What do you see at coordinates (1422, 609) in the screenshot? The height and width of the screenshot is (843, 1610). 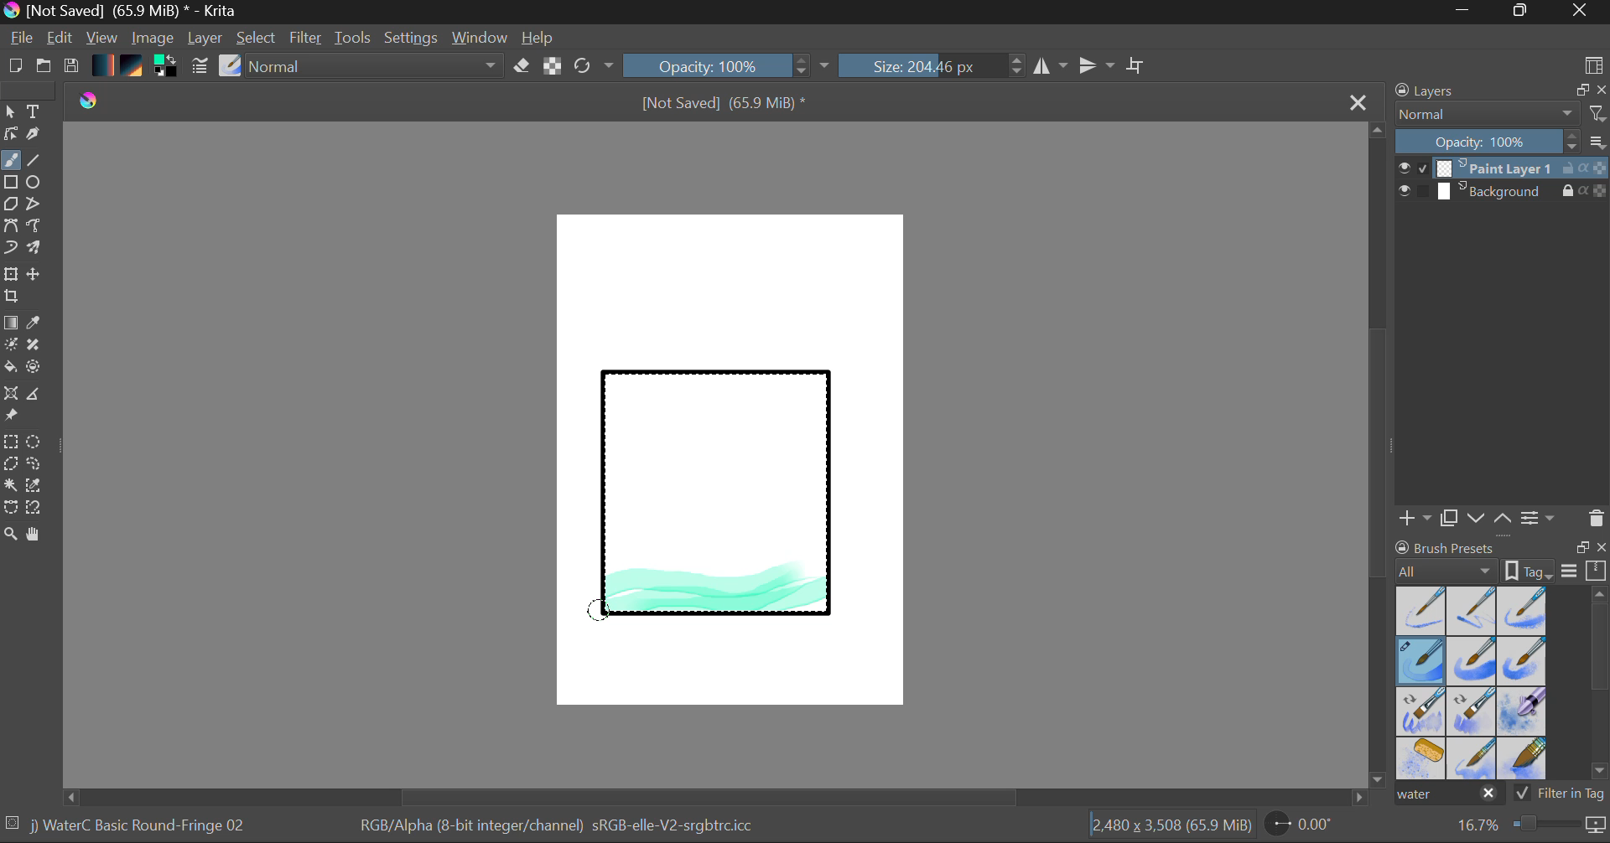 I see `Water C - Dry` at bounding box center [1422, 609].